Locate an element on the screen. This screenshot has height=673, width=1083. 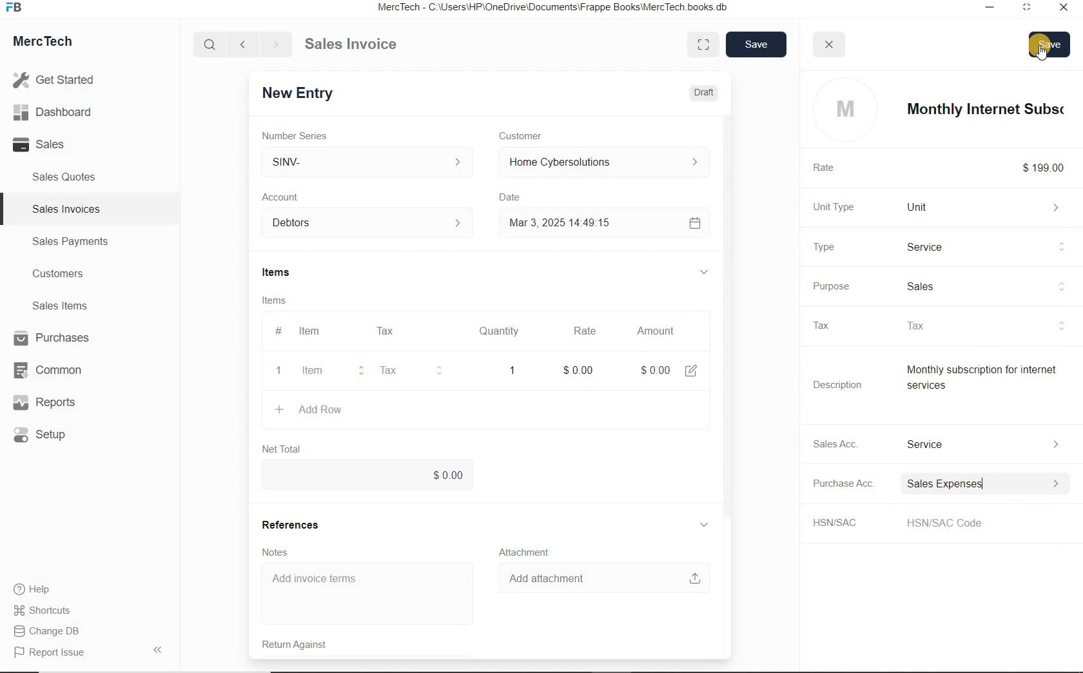
Tax is located at coordinates (820, 325).